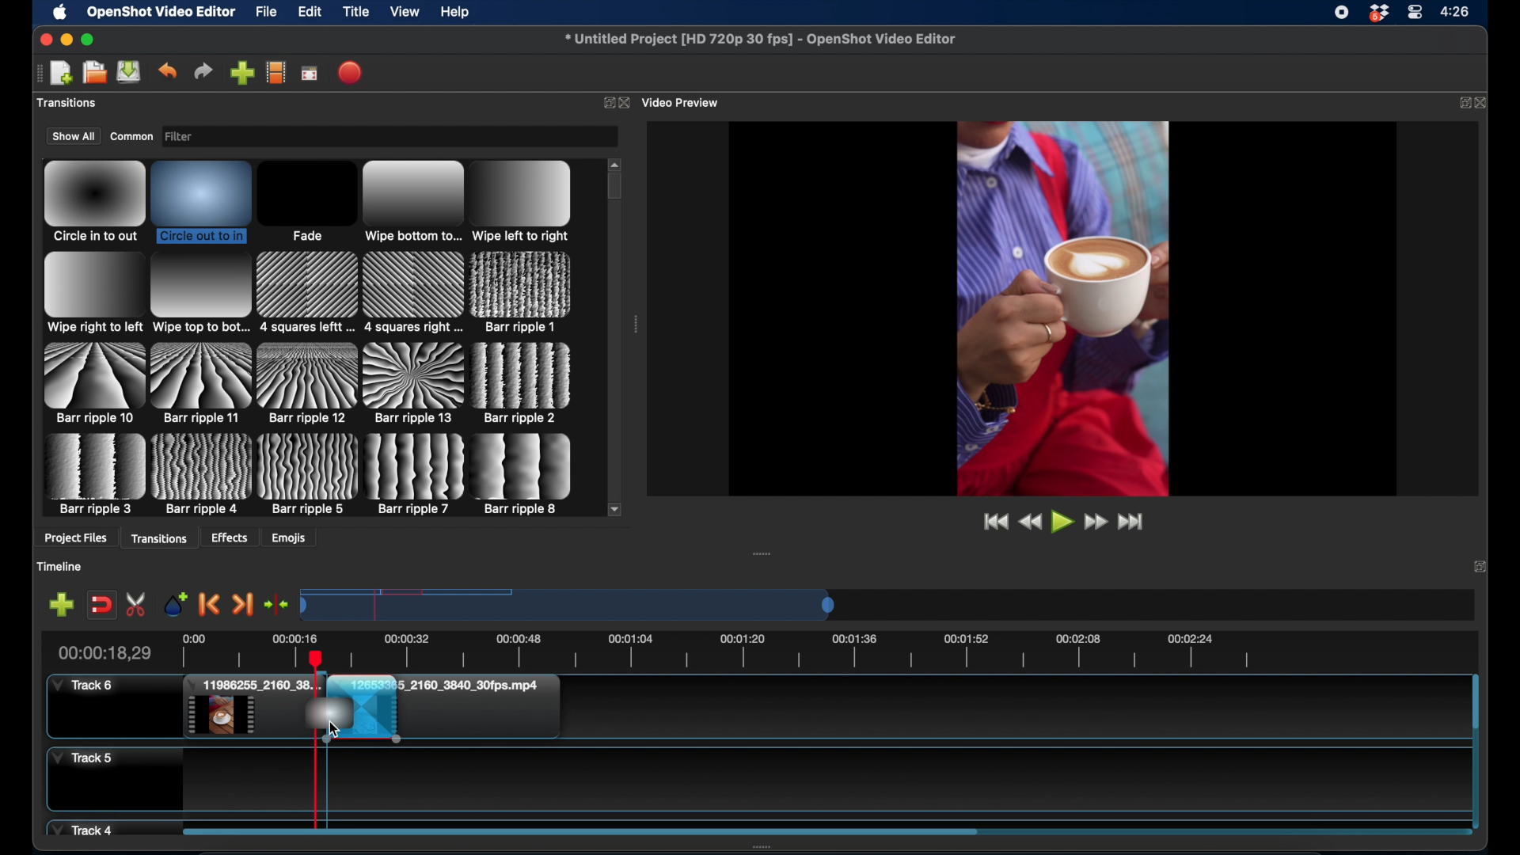 This screenshot has width=1520, height=855. Describe the element at coordinates (242, 604) in the screenshot. I see `next marker` at that location.